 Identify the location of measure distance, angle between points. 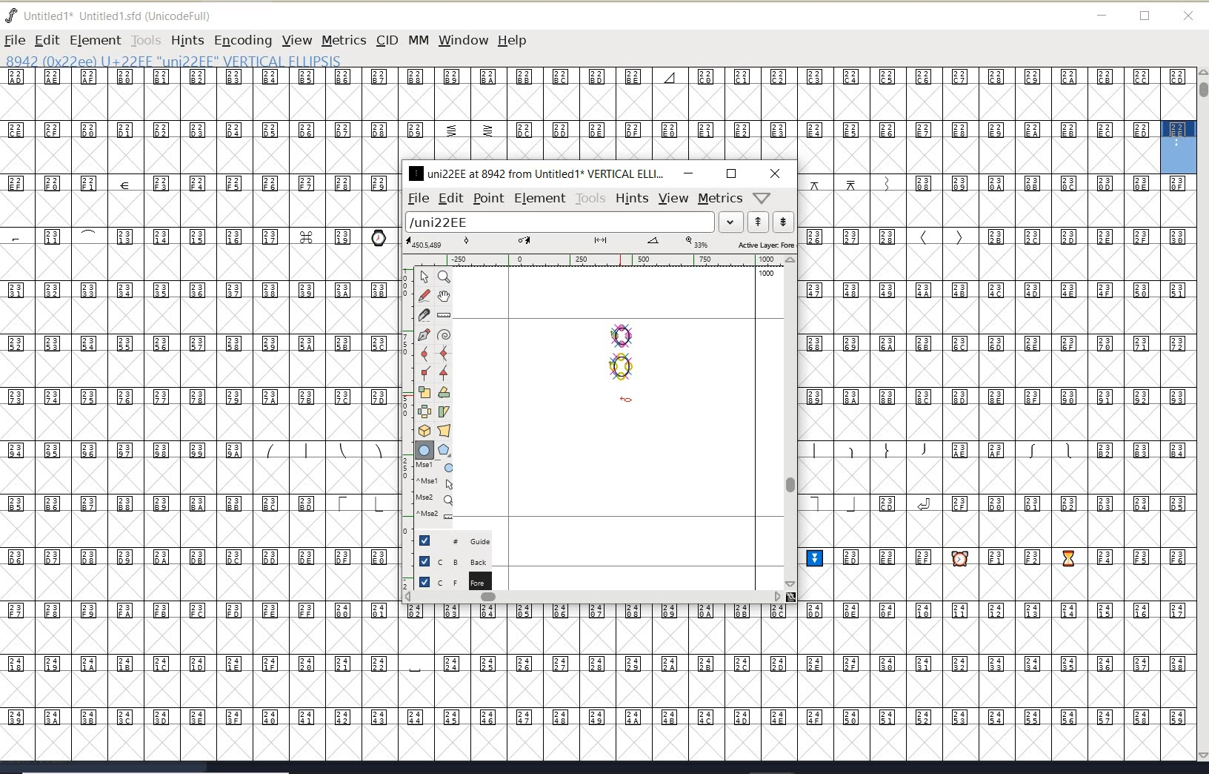
(444, 314).